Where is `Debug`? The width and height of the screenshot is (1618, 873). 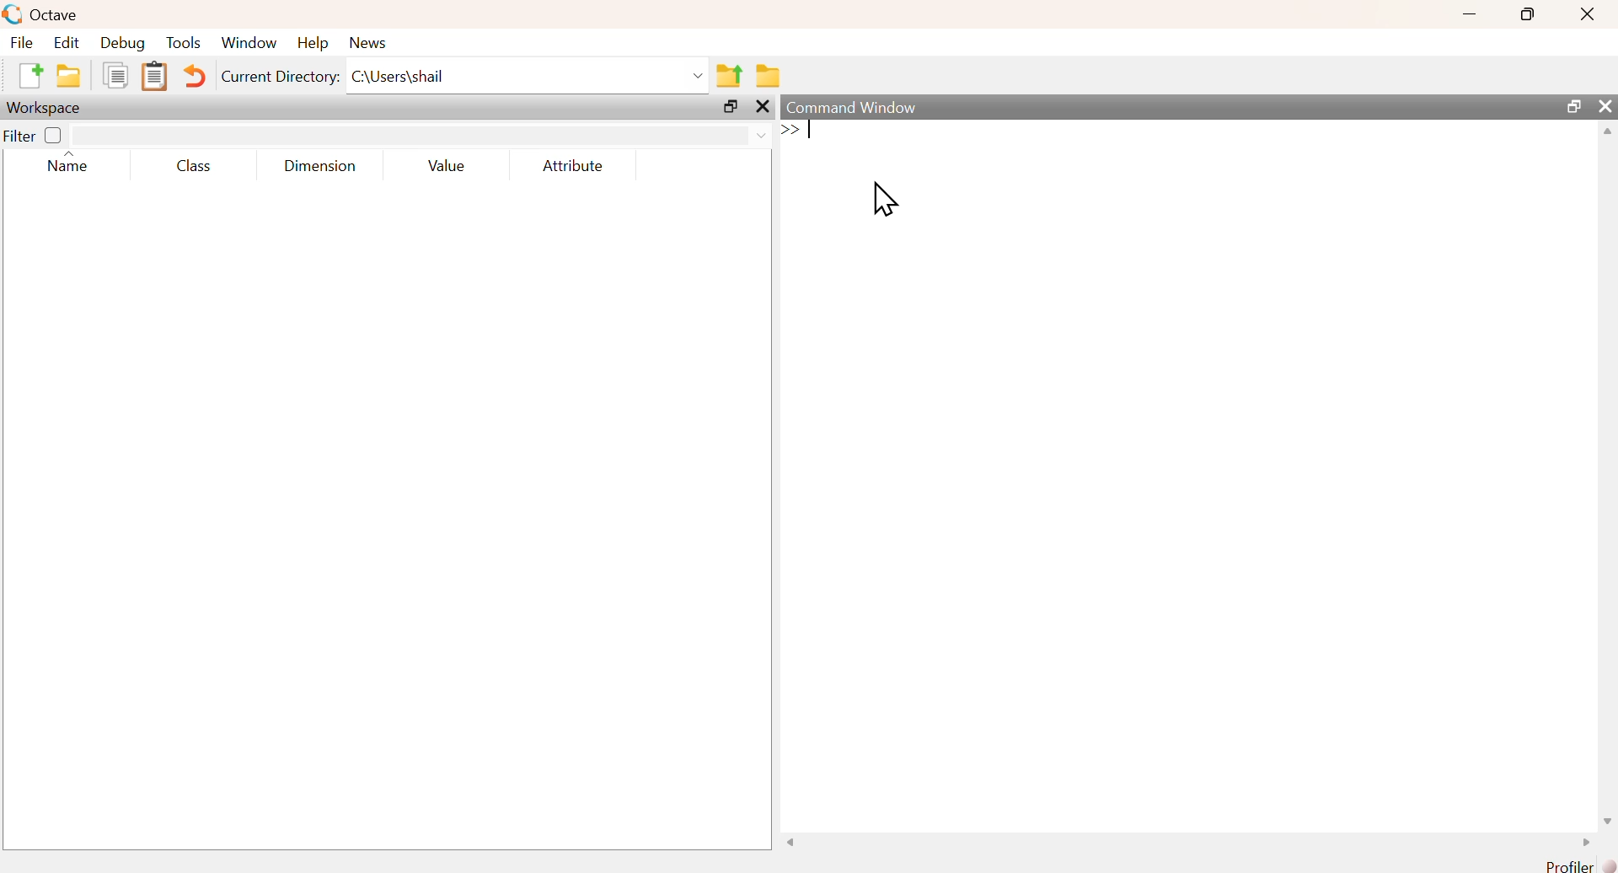
Debug is located at coordinates (123, 43).